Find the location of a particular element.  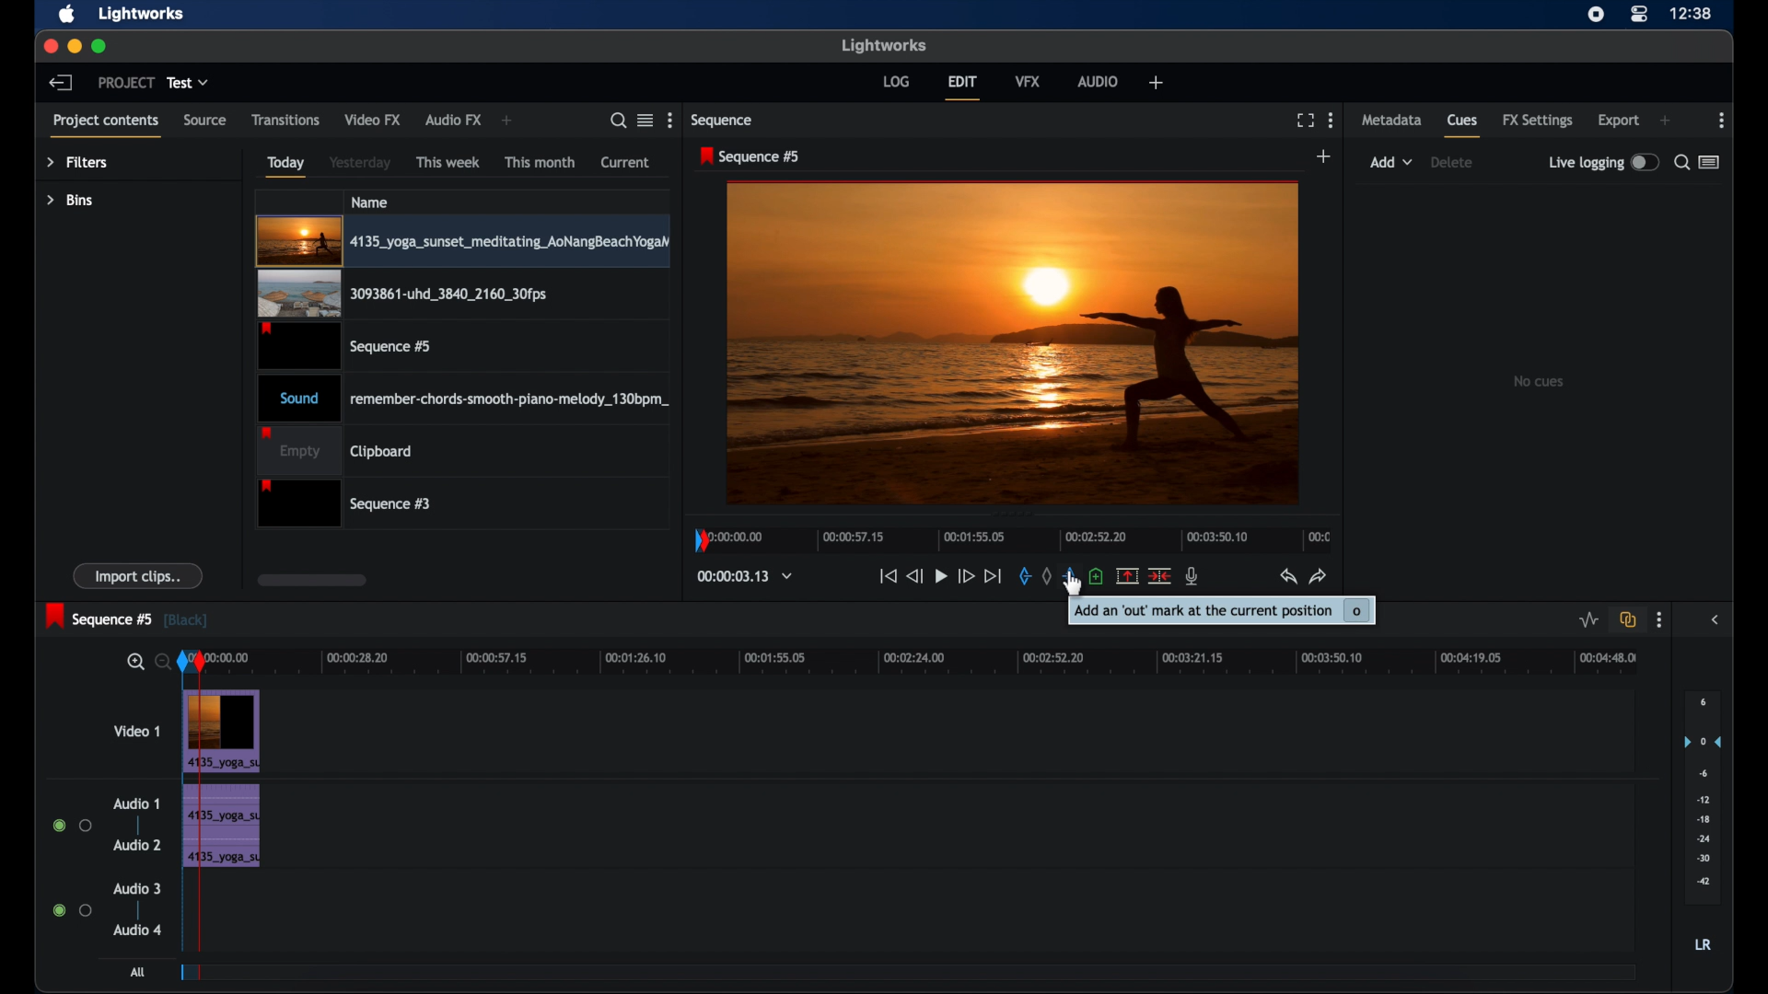

source is located at coordinates (204, 121).